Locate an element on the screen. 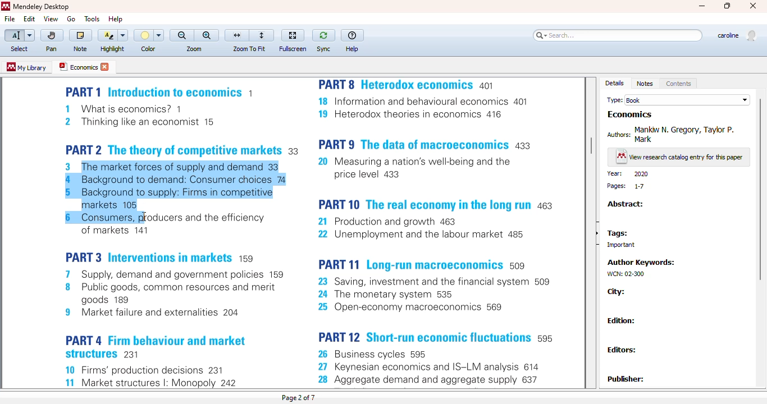 Image resolution: width=767 pixels, height=404 pixels. edition is located at coordinates (622, 320).